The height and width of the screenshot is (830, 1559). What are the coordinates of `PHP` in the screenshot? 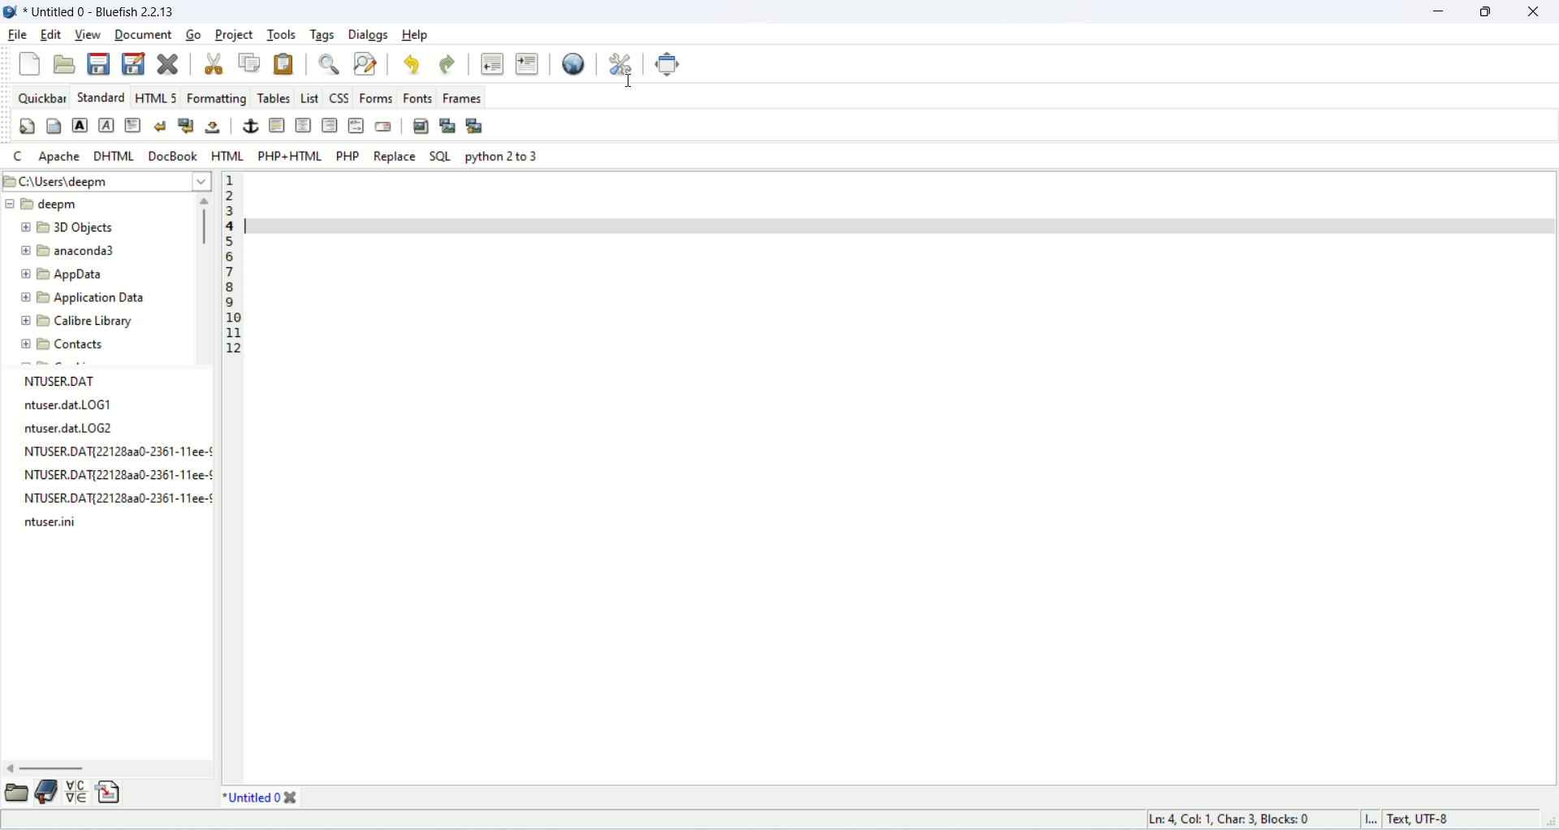 It's located at (347, 156).